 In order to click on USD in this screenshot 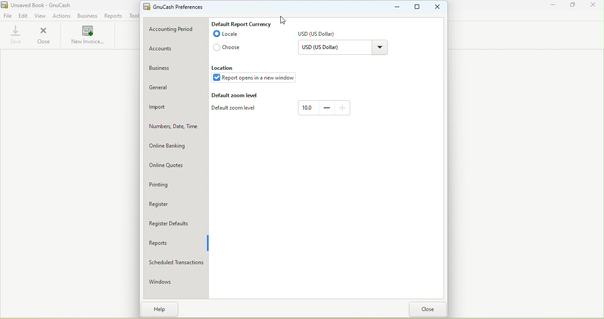, I will do `click(319, 35)`.